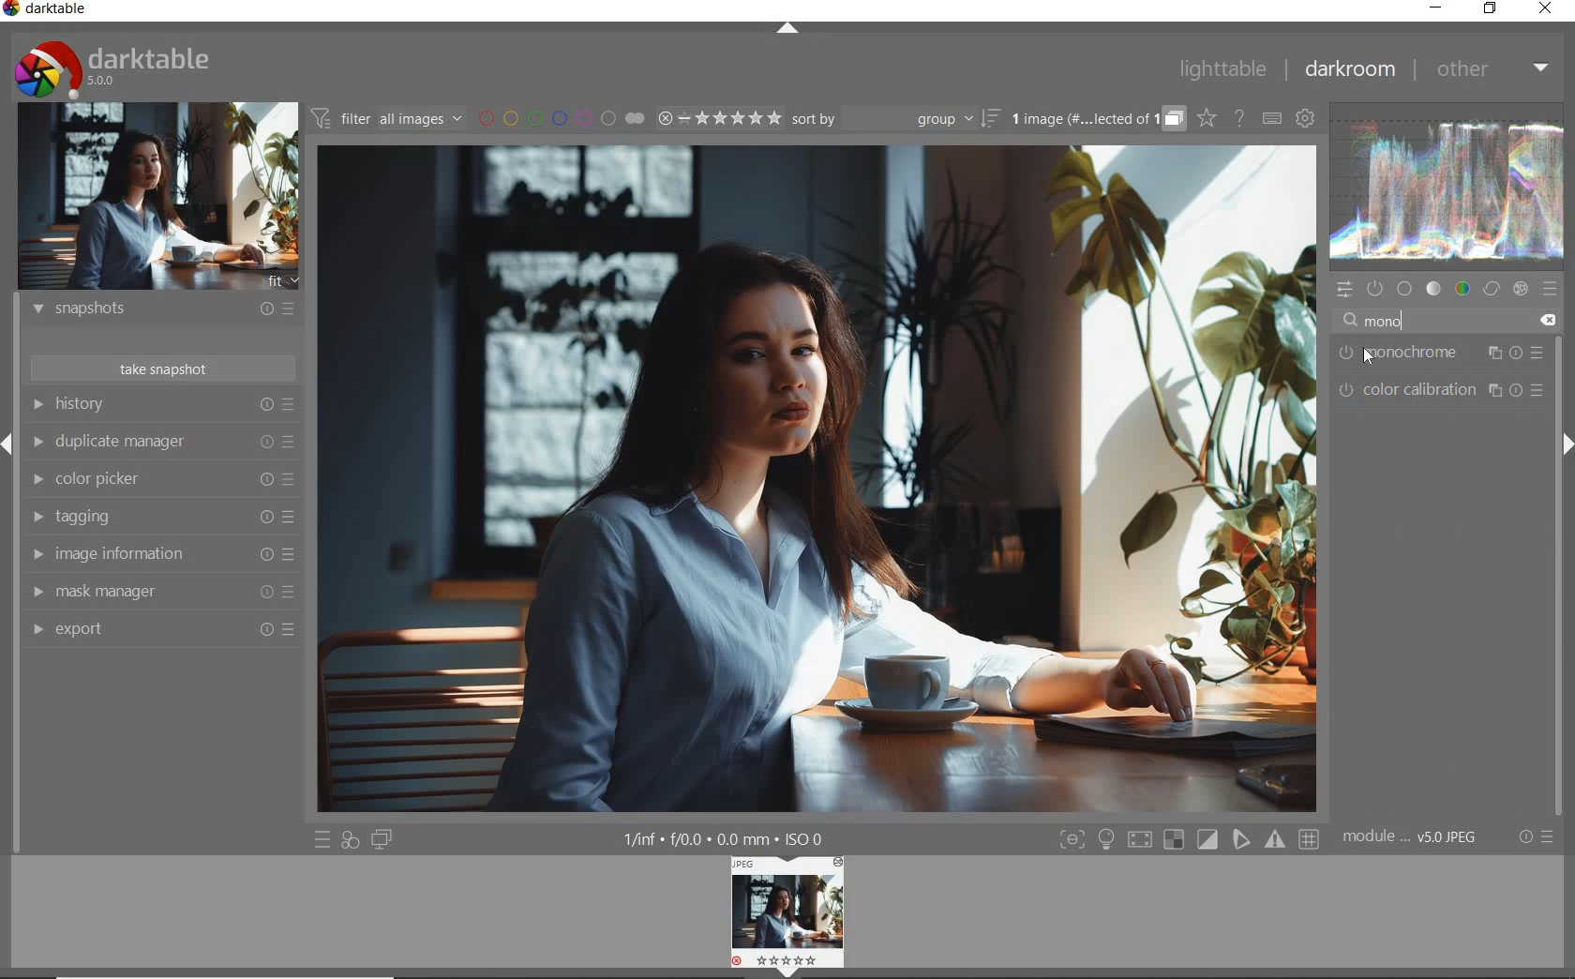  I want to click on darkroom, so click(1352, 70).